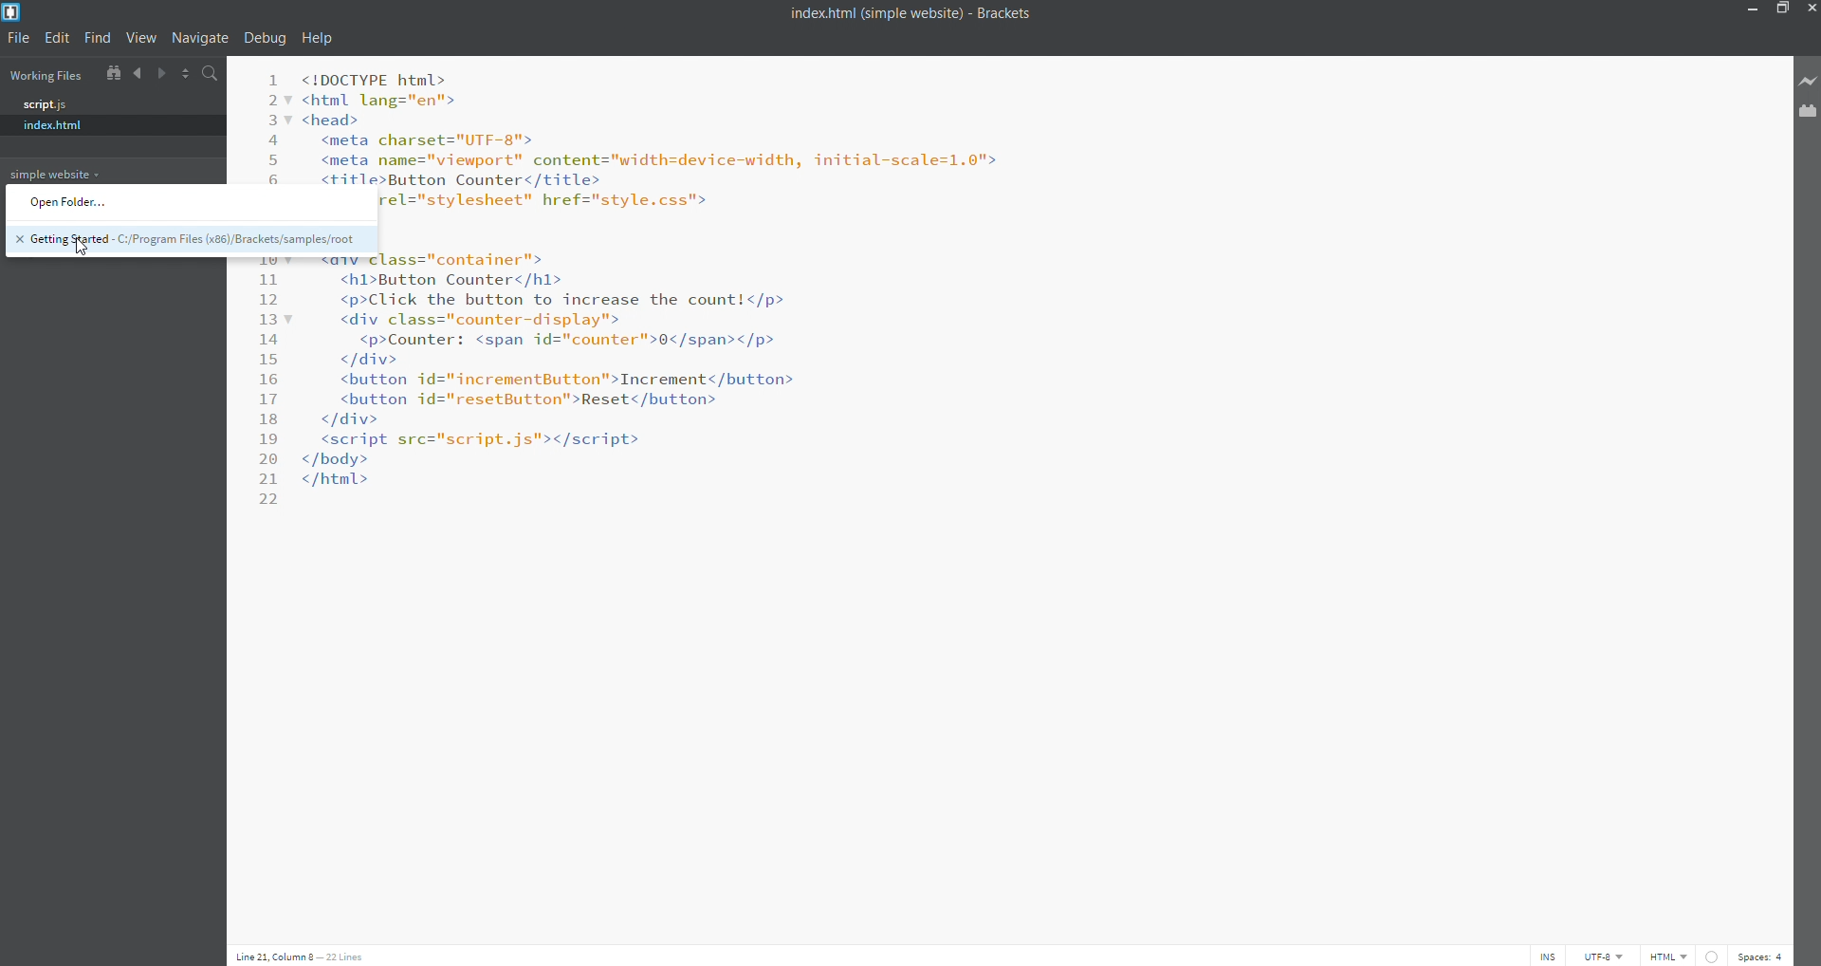 The height and width of the screenshot is (966, 1821). I want to click on live preview, so click(1809, 84).